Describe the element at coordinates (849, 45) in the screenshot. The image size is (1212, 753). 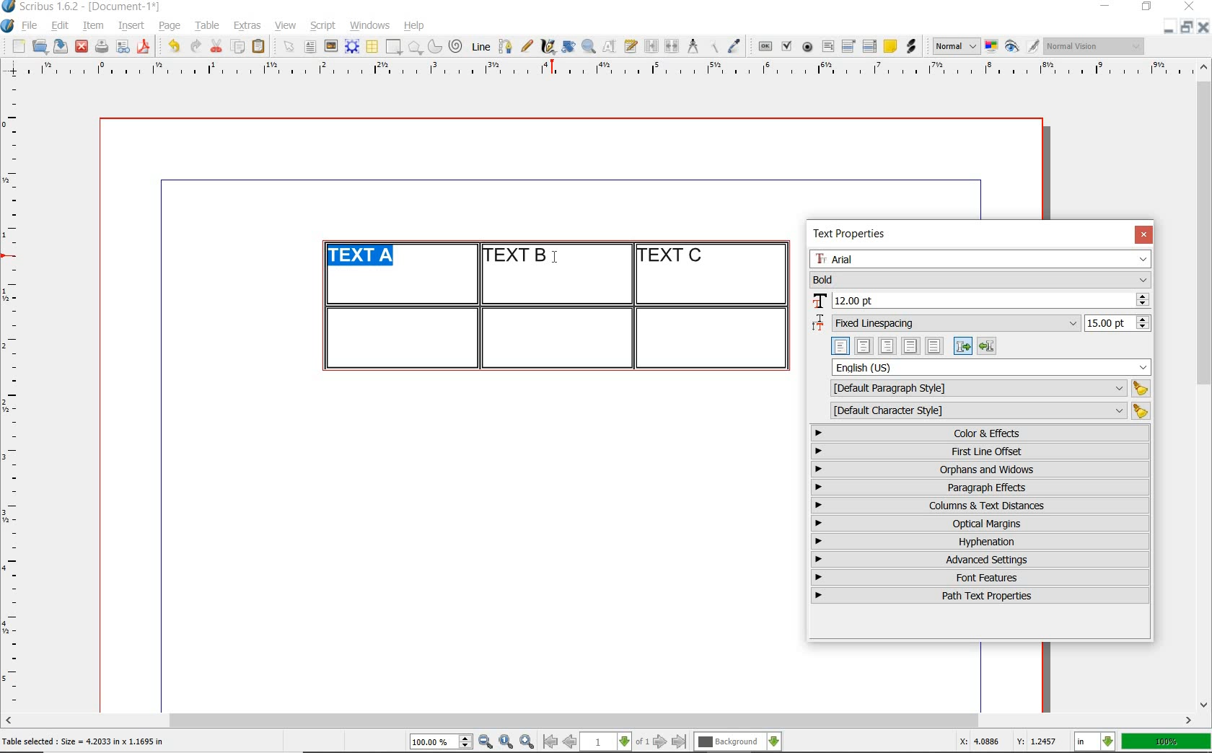
I see `pdf combo box` at that location.